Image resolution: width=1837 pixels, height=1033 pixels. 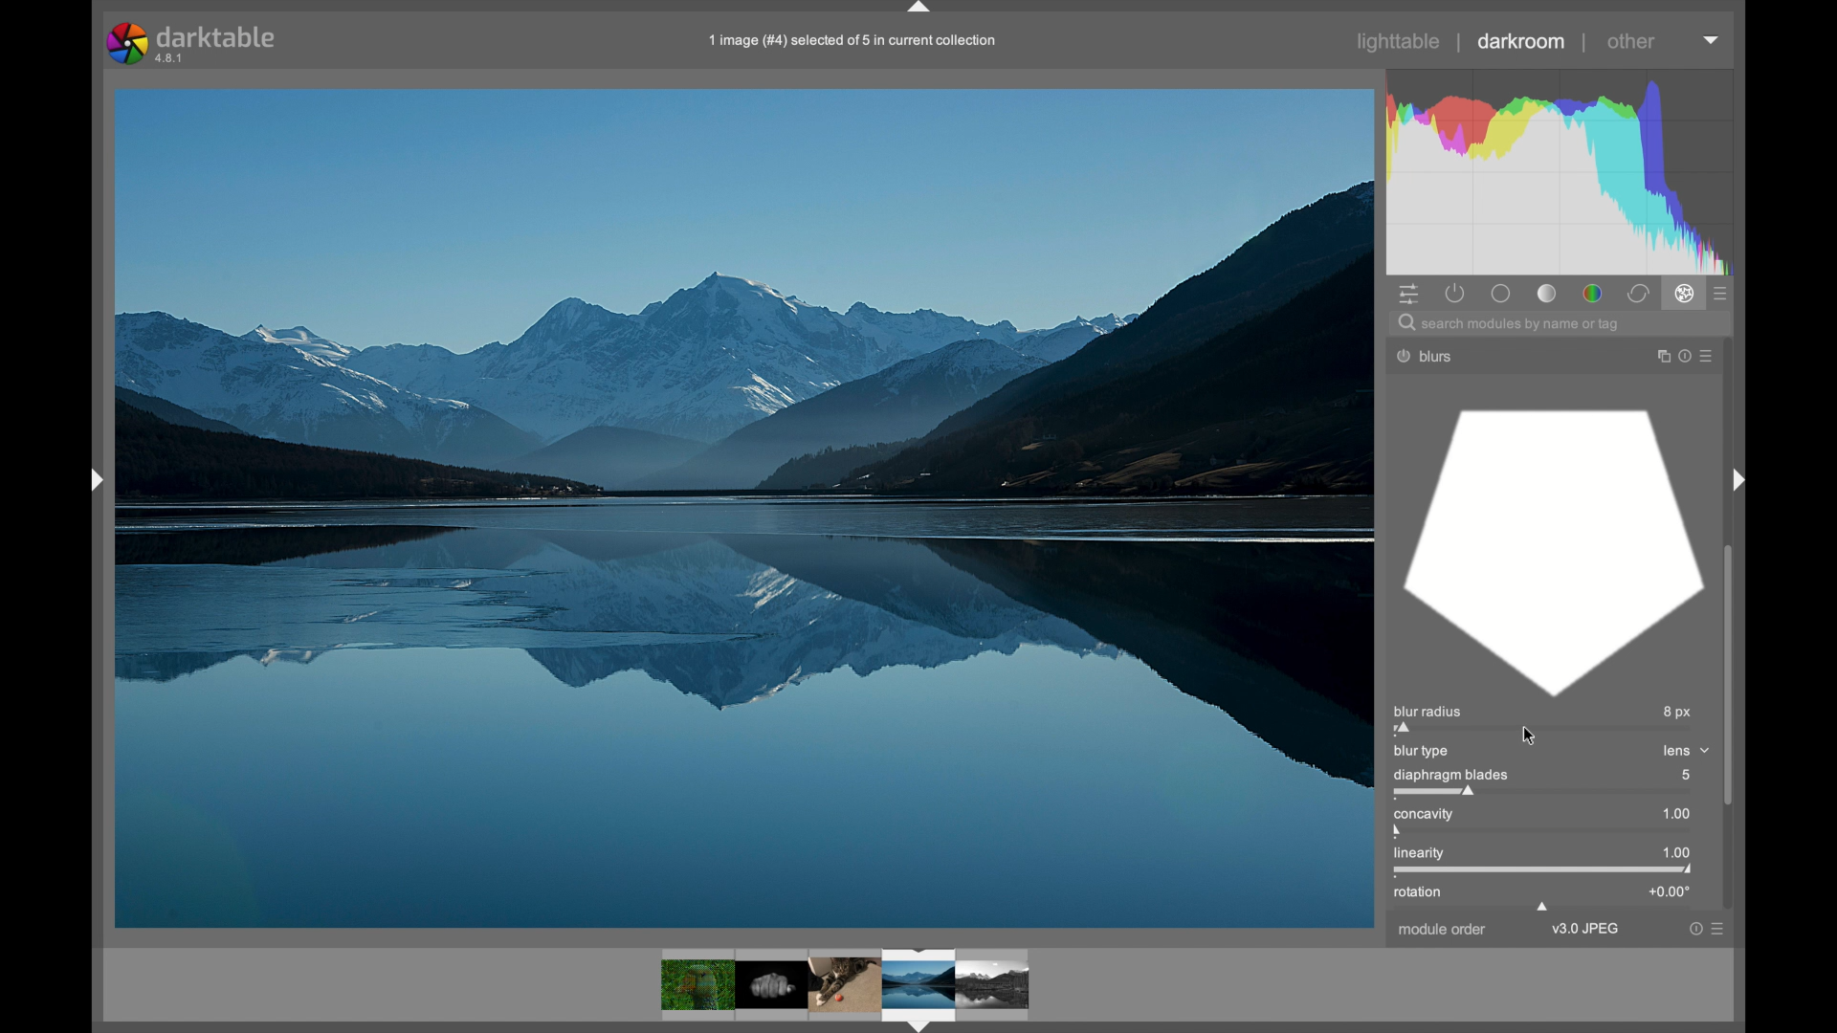 I want to click on correct, so click(x=1637, y=294).